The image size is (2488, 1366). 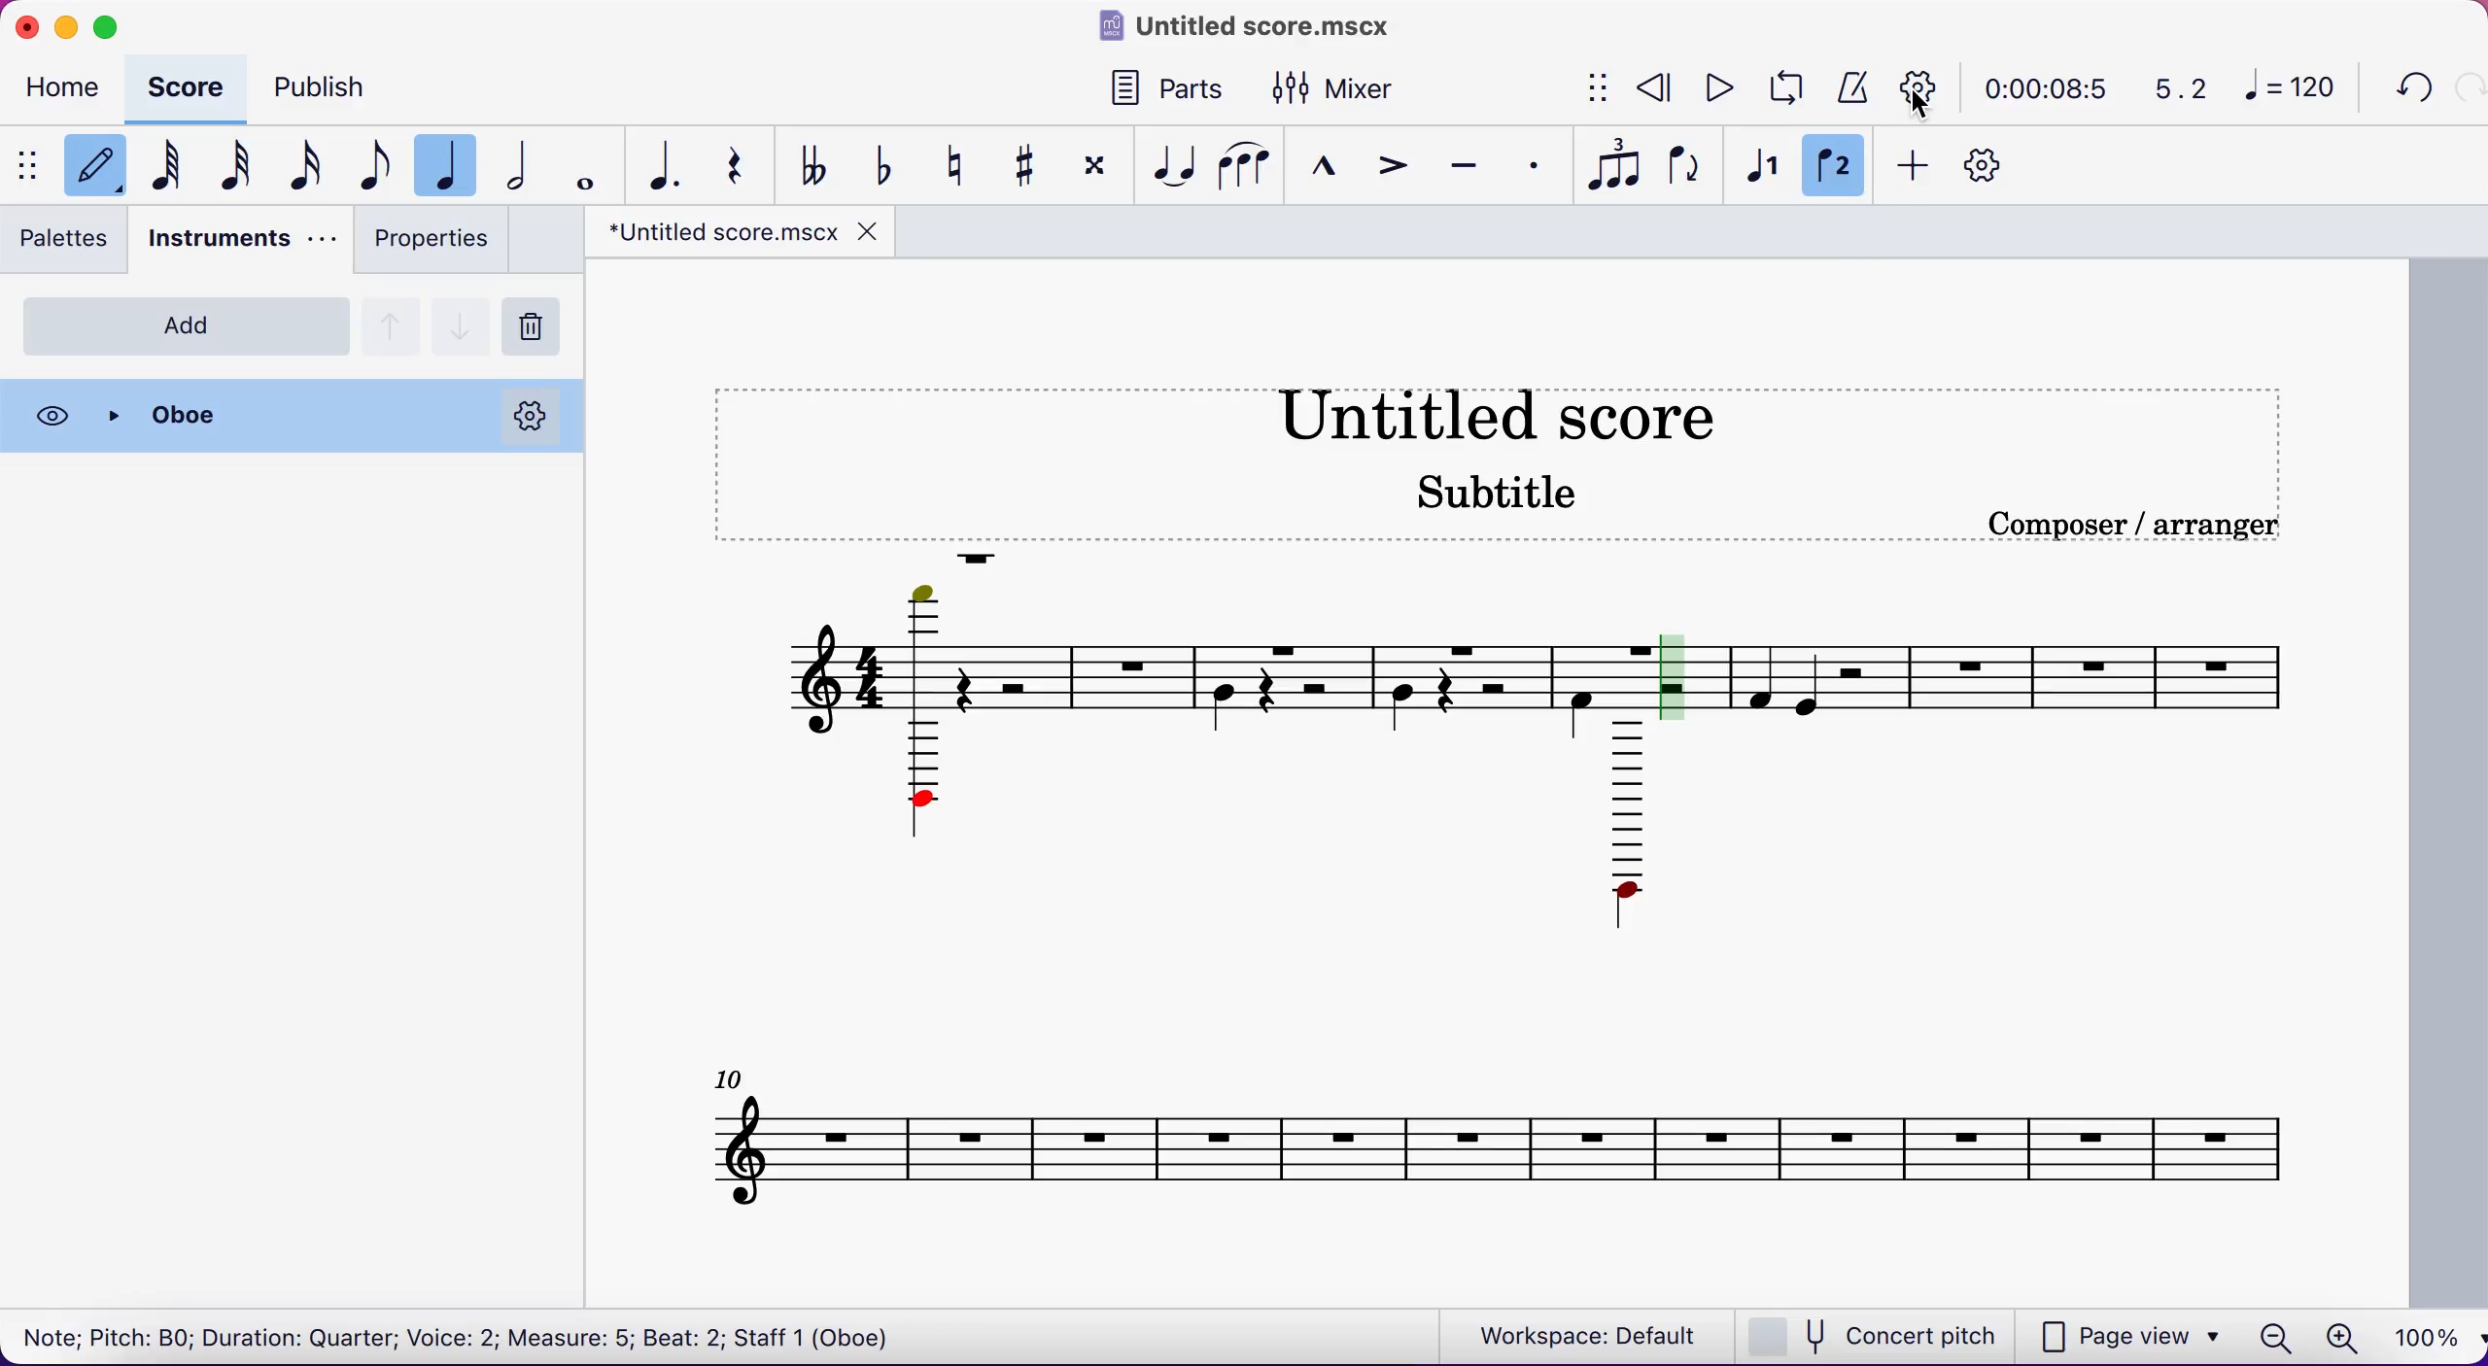 I want to click on customize toolbar, so click(x=1992, y=165).